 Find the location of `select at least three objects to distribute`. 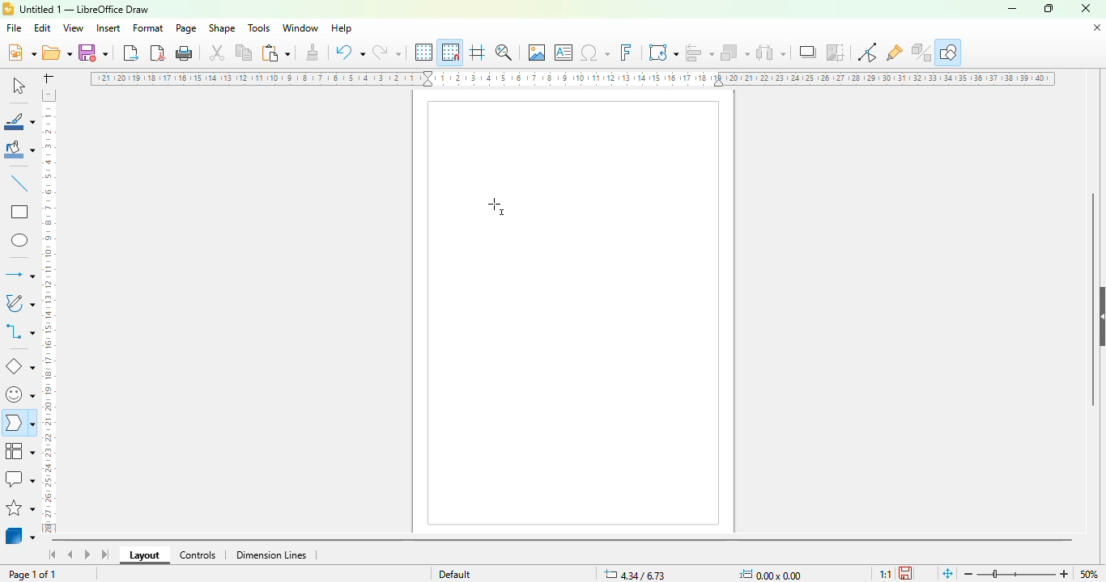

select at least three objects to distribute is located at coordinates (771, 52).